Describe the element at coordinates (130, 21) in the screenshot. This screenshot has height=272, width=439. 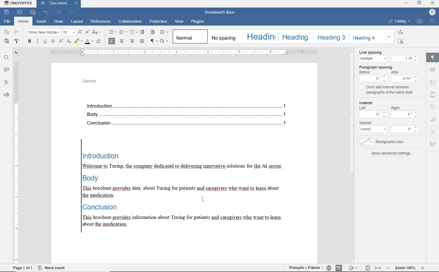
I see `collaboration` at that location.